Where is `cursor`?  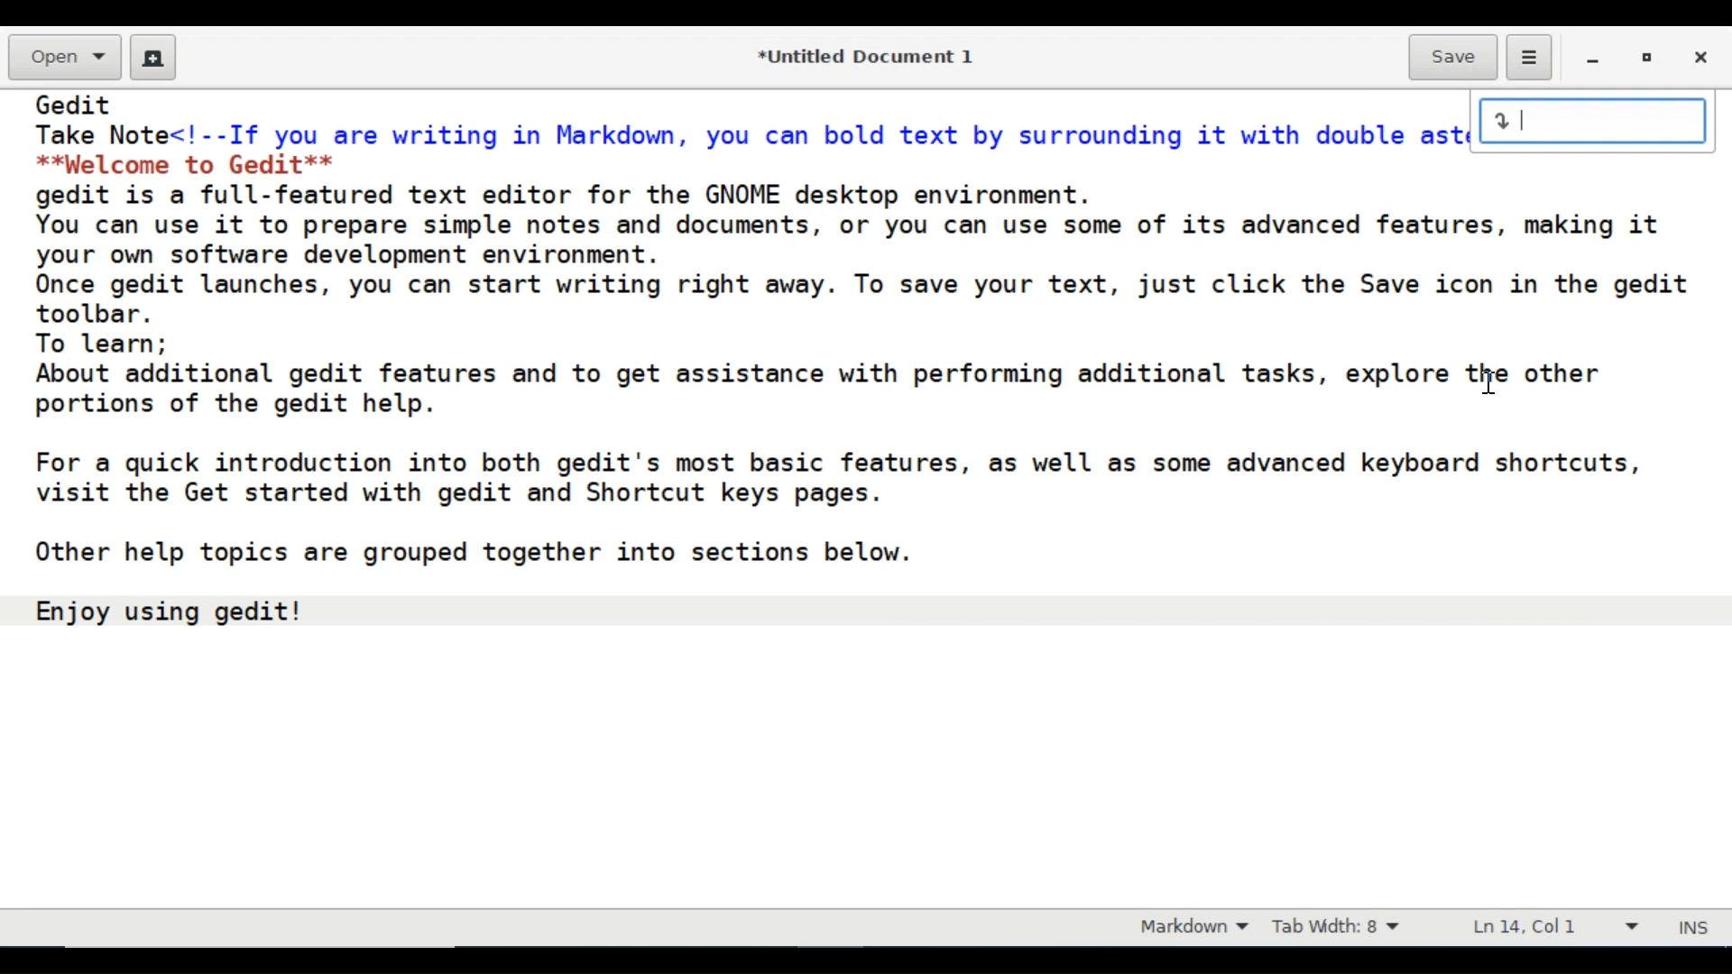
cursor is located at coordinates (1492, 381).